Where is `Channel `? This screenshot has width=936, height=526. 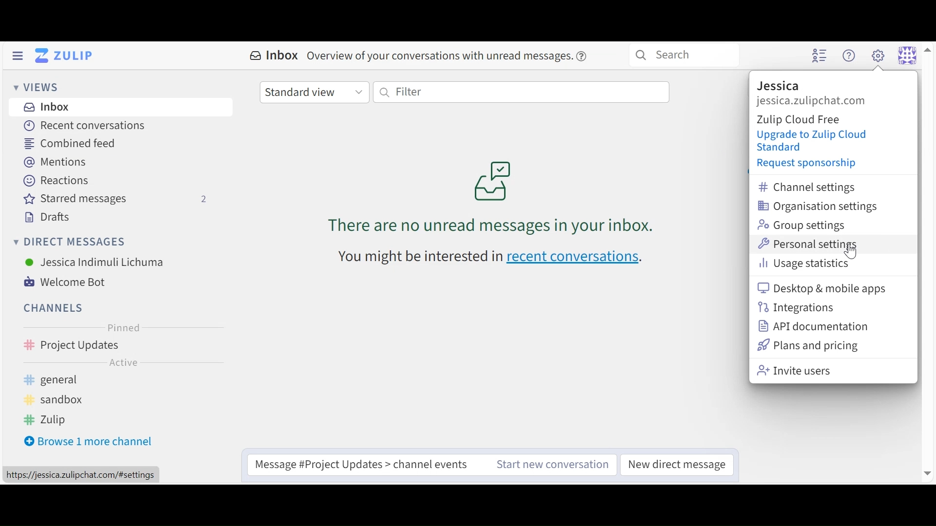 Channel  is located at coordinates (122, 344).